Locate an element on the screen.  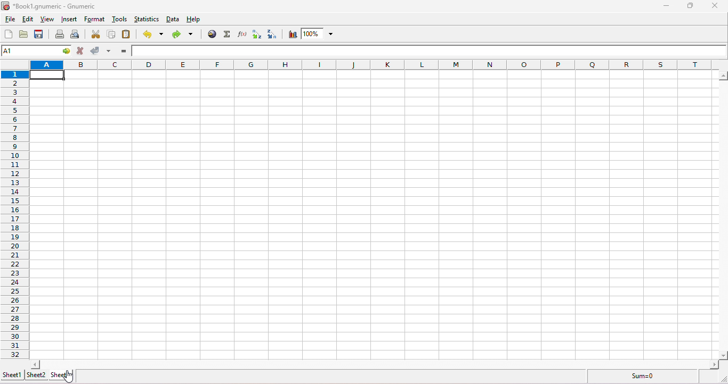
sum =0 is located at coordinates (651, 378).